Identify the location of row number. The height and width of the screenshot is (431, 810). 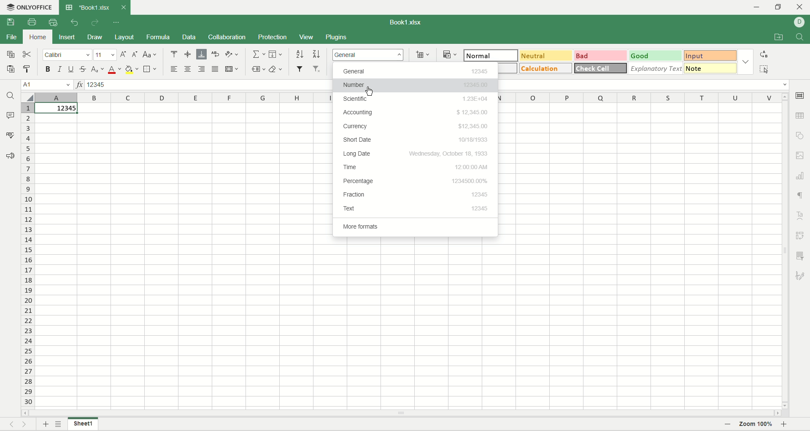
(27, 255).